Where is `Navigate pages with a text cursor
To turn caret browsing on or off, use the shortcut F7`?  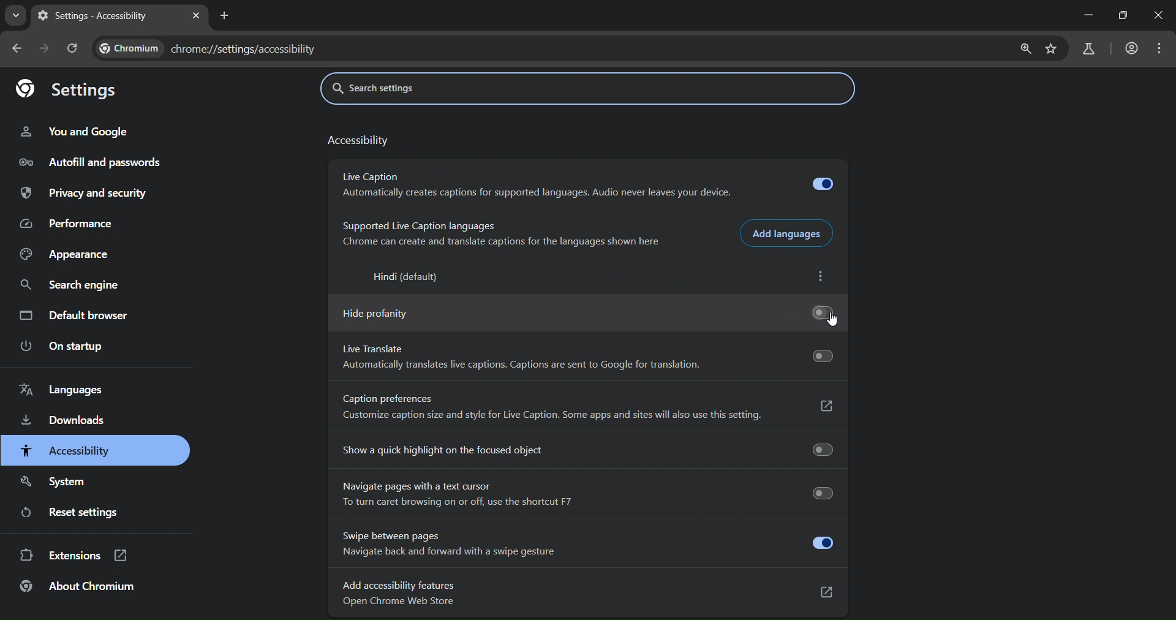 Navigate pages with a text cursor
To turn caret browsing on or off, use the shortcut F7 is located at coordinates (586, 493).